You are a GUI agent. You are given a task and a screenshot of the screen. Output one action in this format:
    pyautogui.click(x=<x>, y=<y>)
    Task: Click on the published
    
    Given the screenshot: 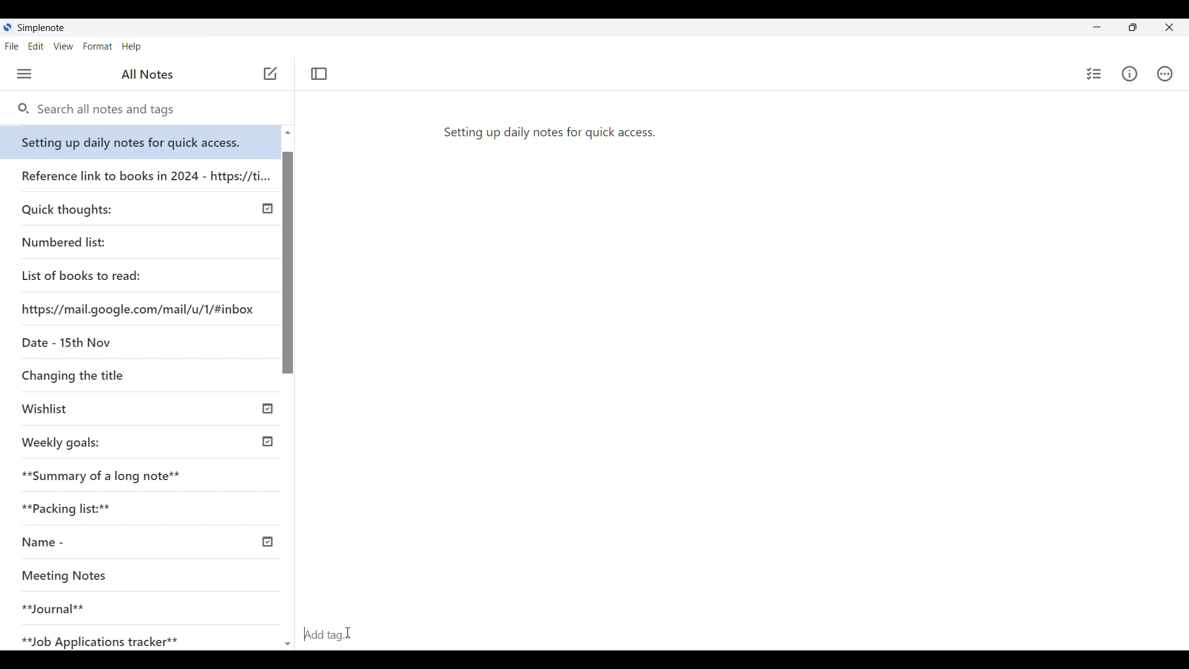 What is the action you would take?
    pyautogui.click(x=266, y=542)
    